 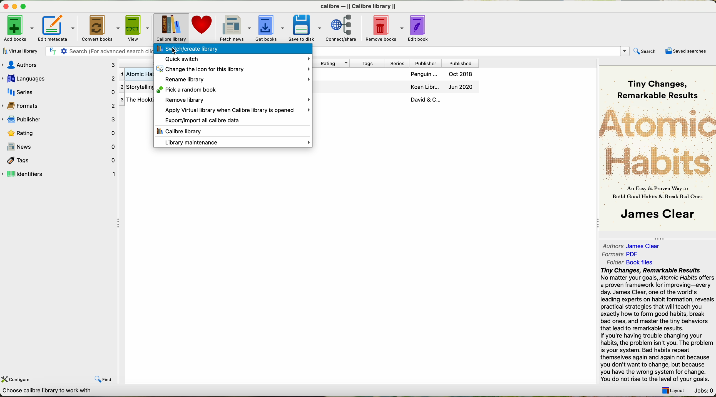 I want to click on edit metadata, so click(x=59, y=28).